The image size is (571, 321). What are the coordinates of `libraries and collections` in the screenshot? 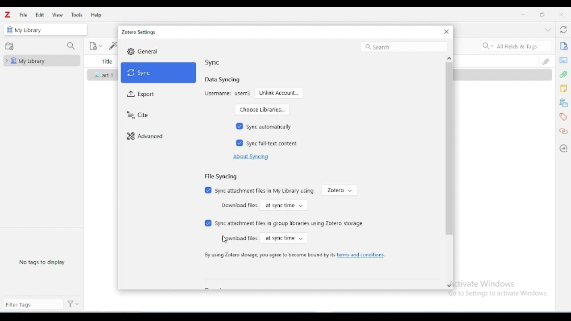 It's located at (563, 103).